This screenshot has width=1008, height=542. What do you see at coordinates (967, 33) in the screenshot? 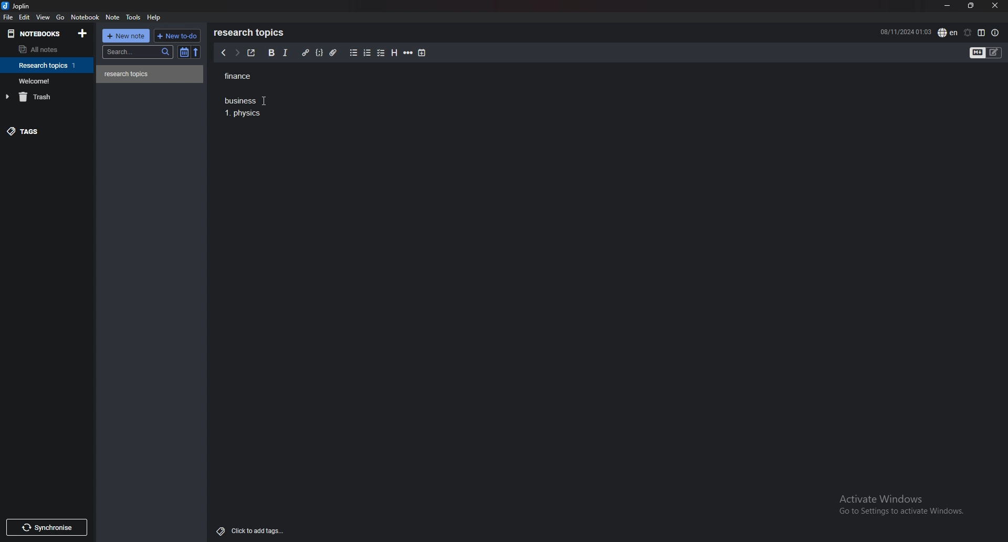
I see `set alarm` at bounding box center [967, 33].